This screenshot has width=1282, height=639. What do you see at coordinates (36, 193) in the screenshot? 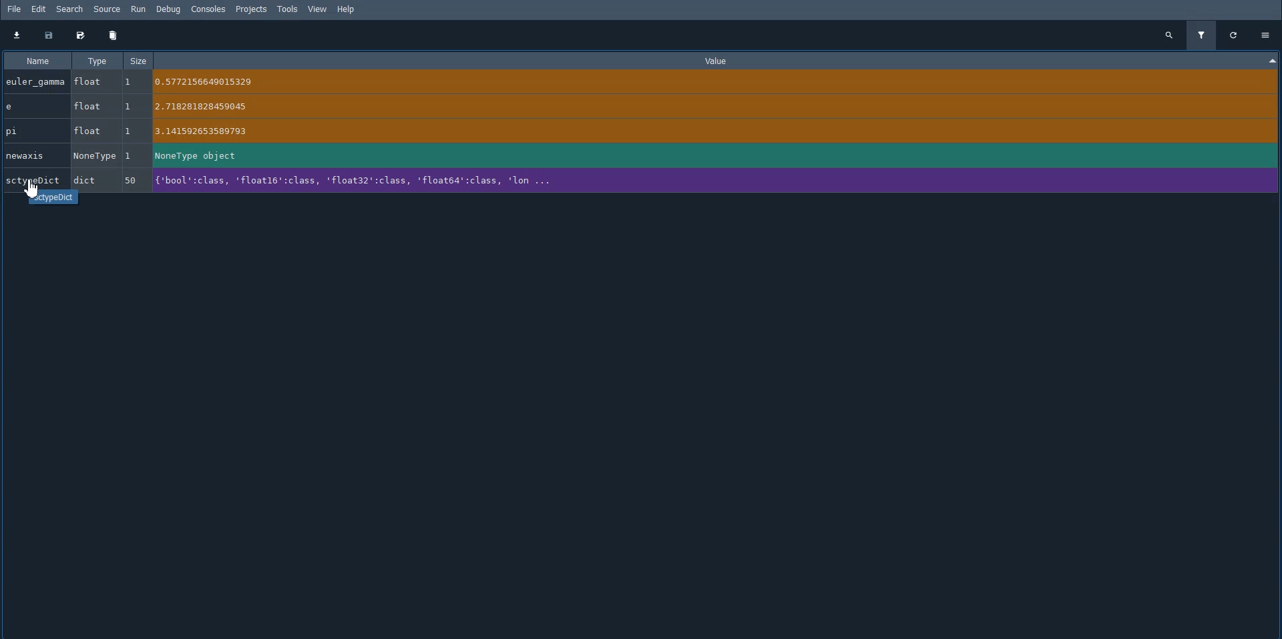
I see `Cursor` at bounding box center [36, 193].